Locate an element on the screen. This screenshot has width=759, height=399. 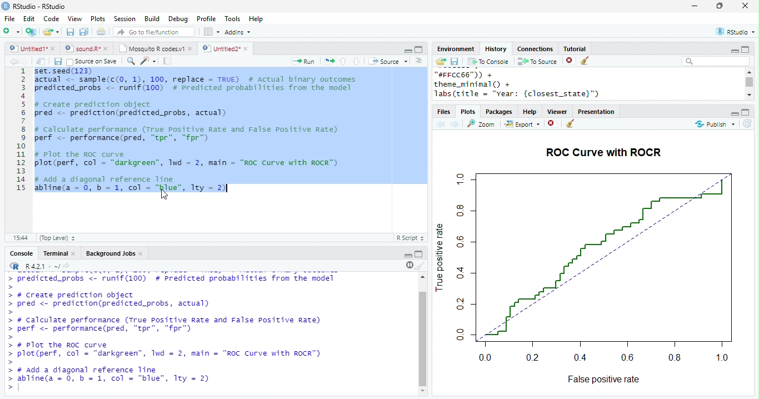
search bar is located at coordinates (716, 61).